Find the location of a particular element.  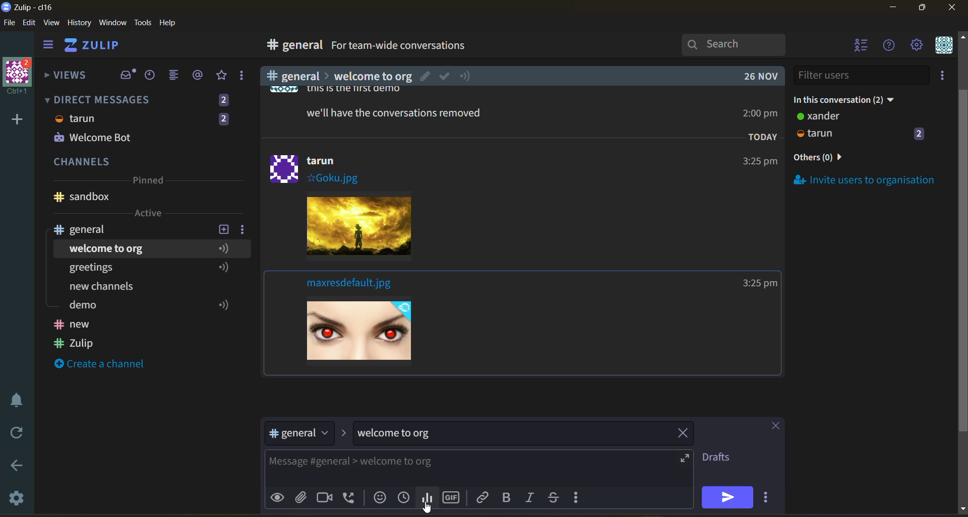

Channel names is located at coordinates (76, 335).